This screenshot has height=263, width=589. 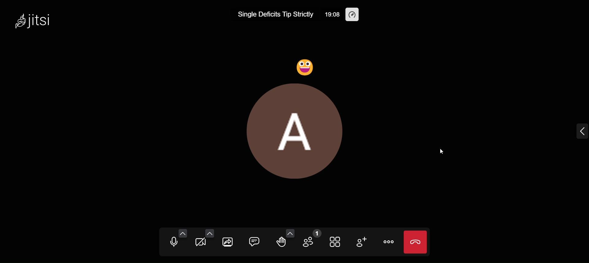 I want to click on video setting, so click(x=209, y=232).